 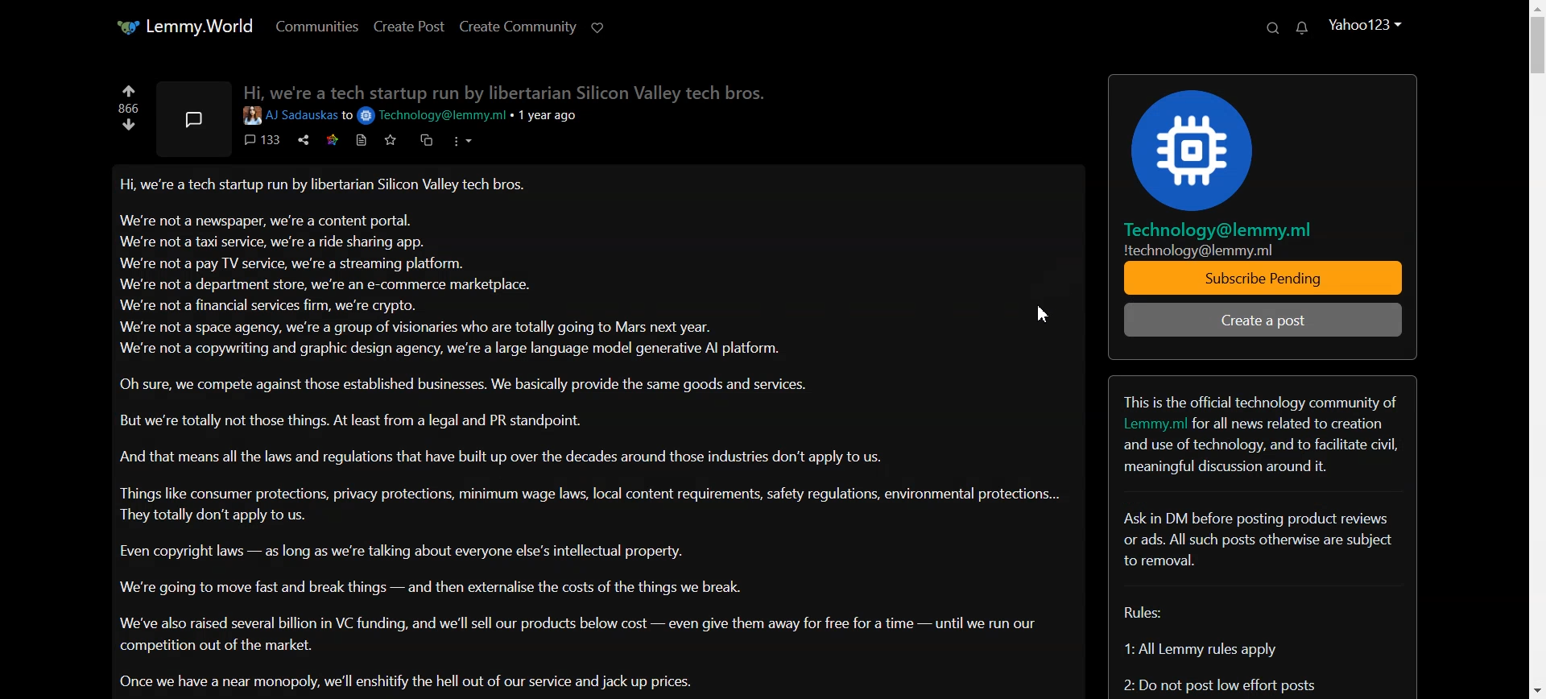 I want to click on Technology@lemmy.ml, so click(x=434, y=116).